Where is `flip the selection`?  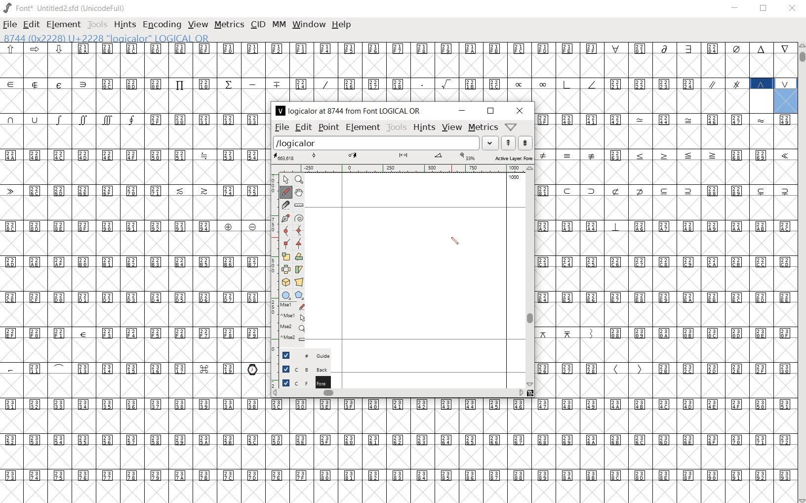 flip the selection is located at coordinates (285, 269).